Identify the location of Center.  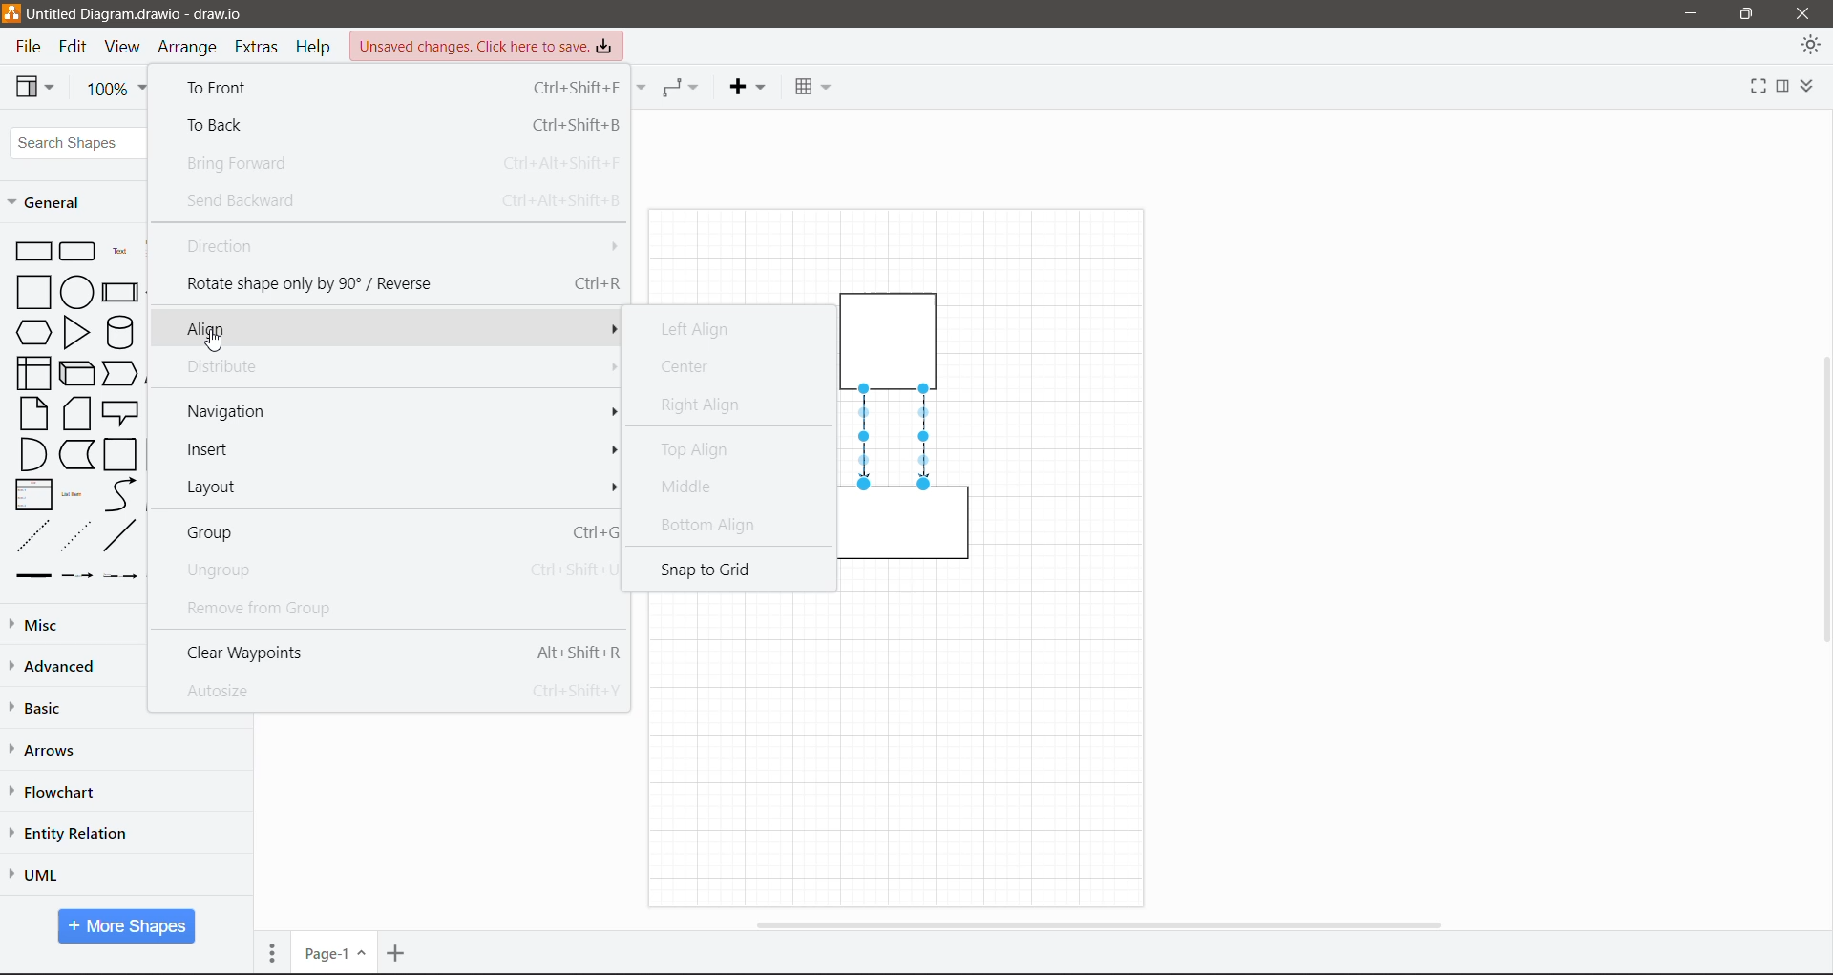
(694, 367).